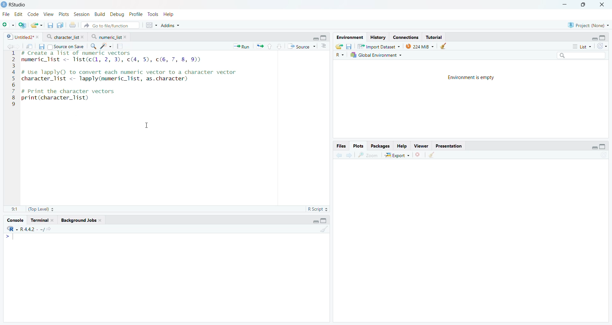  What do you see at coordinates (110, 25) in the screenshot?
I see `Go to file/function` at bounding box center [110, 25].